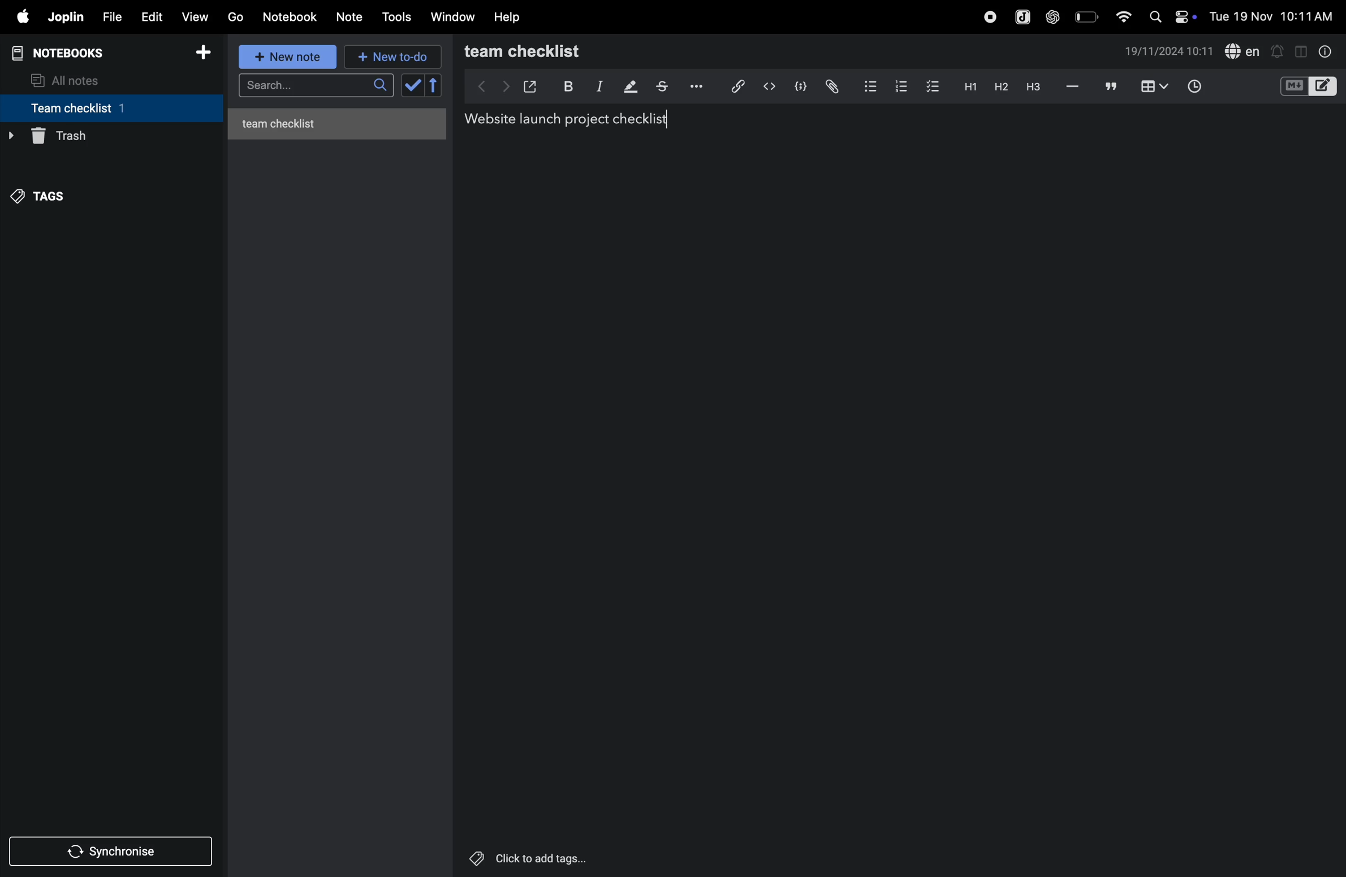  I want to click on search, so click(1154, 16).